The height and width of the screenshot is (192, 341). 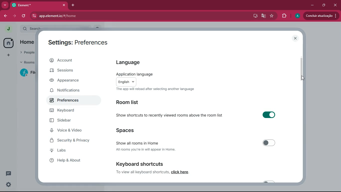 What do you see at coordinates (263, 16) in the screenshot?
I see `google translate` at bounding box center [263, 16].